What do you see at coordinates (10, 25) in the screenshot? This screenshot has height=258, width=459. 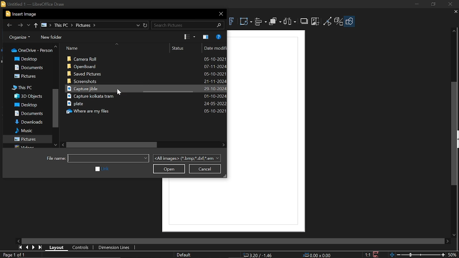 I see `Back` at bounding box center [10, 25].